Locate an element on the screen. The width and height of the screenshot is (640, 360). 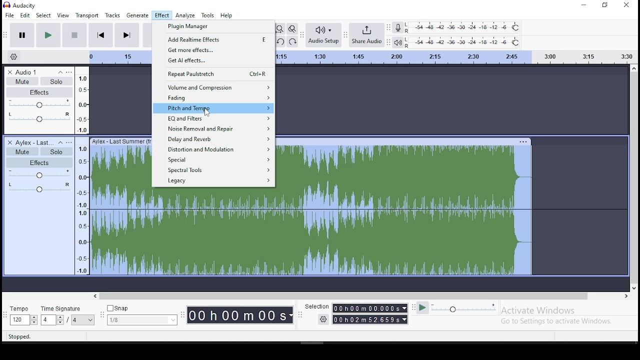
effects is located at coordinates (40, 162).